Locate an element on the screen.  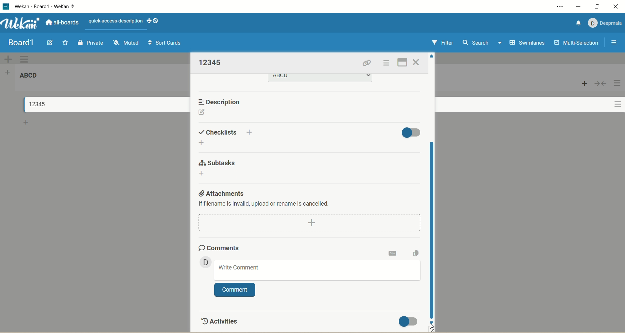
member is located at coordinates (203, 262).